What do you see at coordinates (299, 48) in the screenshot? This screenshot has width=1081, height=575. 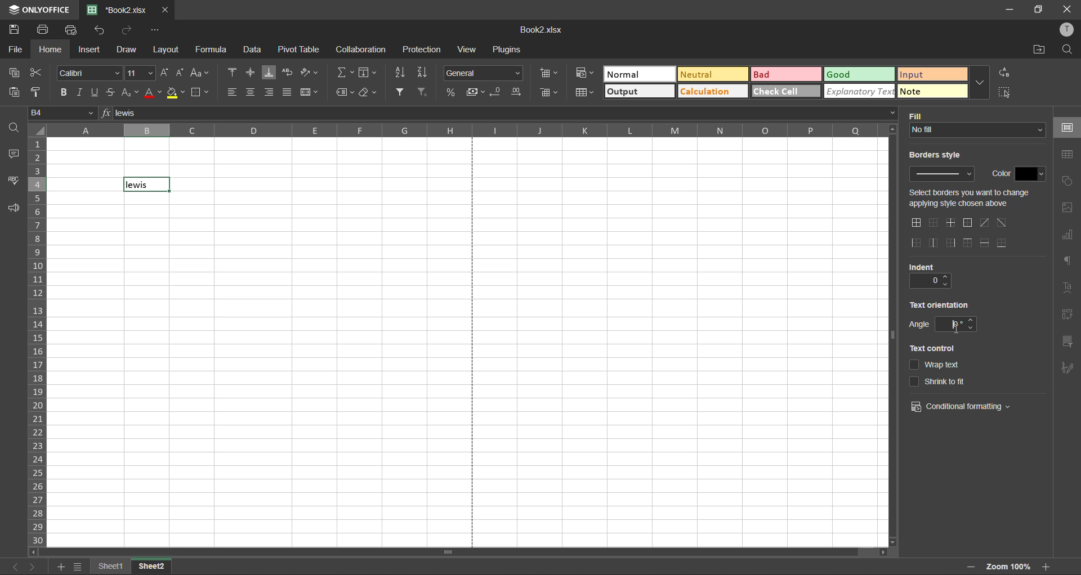 I see `pivot table` at bounding box center [299, 48].